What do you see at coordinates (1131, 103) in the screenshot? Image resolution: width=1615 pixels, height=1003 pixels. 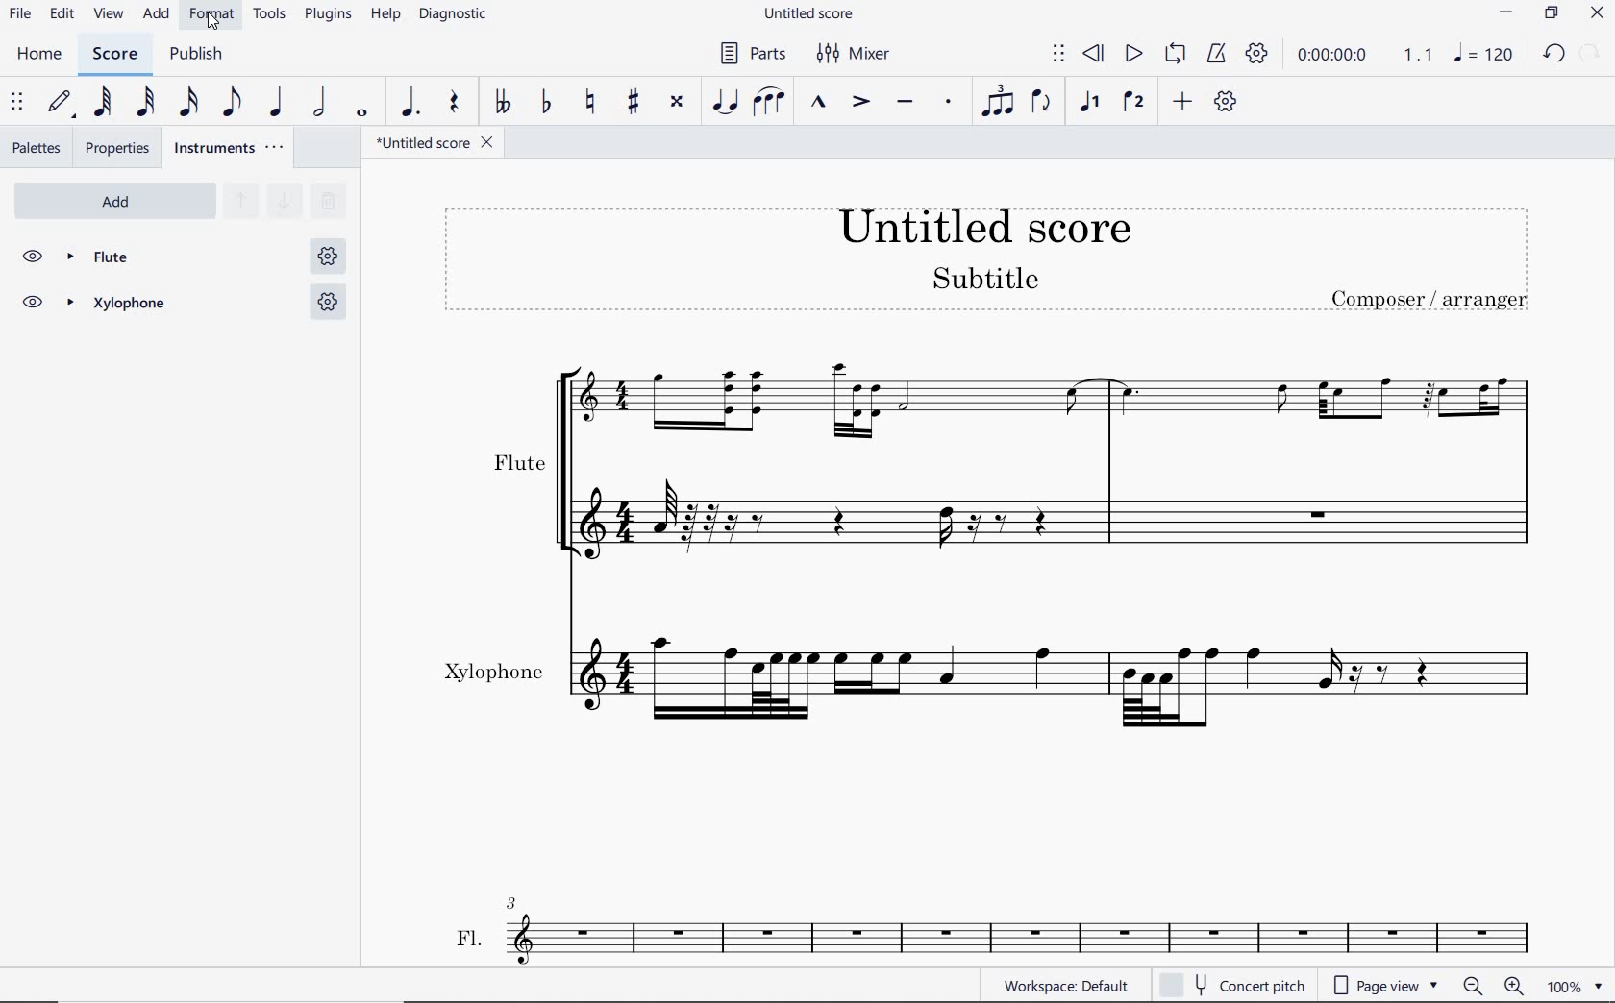 I see `VOICE 2` at bounding box center [1131, 103].